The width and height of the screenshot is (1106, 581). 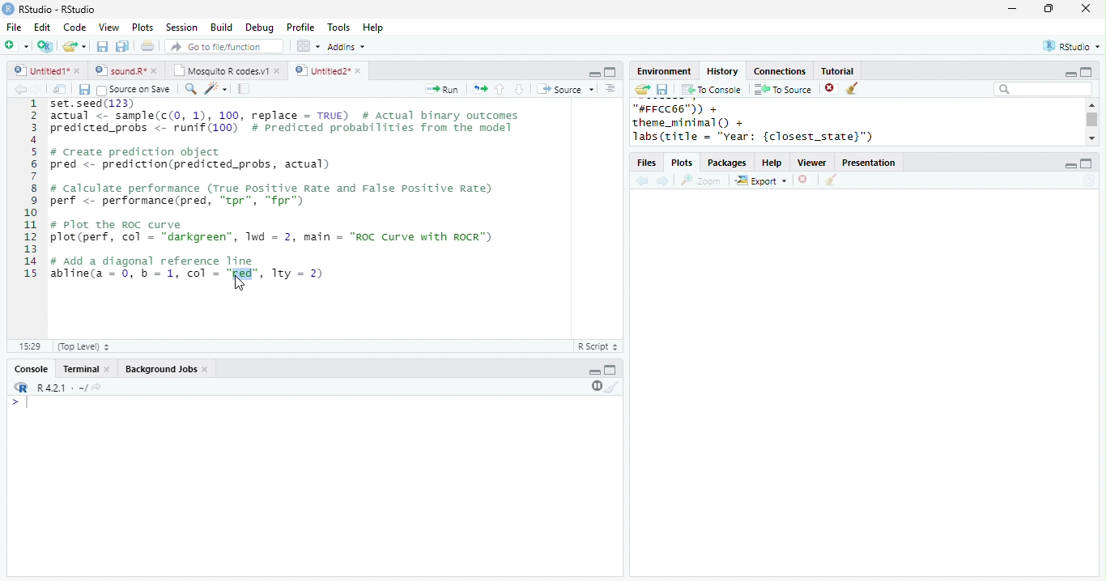 What do you see at coordinates (59, 388) in the screenshot?
I see `R 4.2.1 .~/` at bounding box center [59, 388].